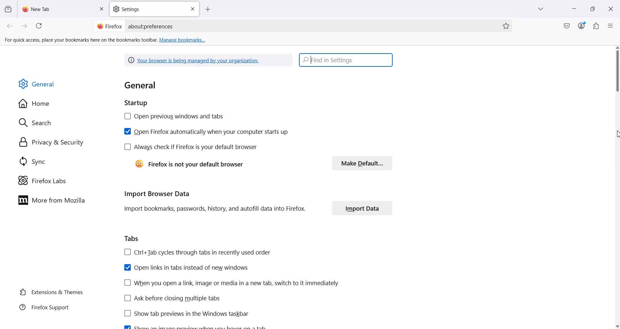  What do you see at coordinates (197, 252) in the screenshot?
I see `[J] Ctrl+Tab cycles through tabs in recently used or` at bounding box center [197, 252].